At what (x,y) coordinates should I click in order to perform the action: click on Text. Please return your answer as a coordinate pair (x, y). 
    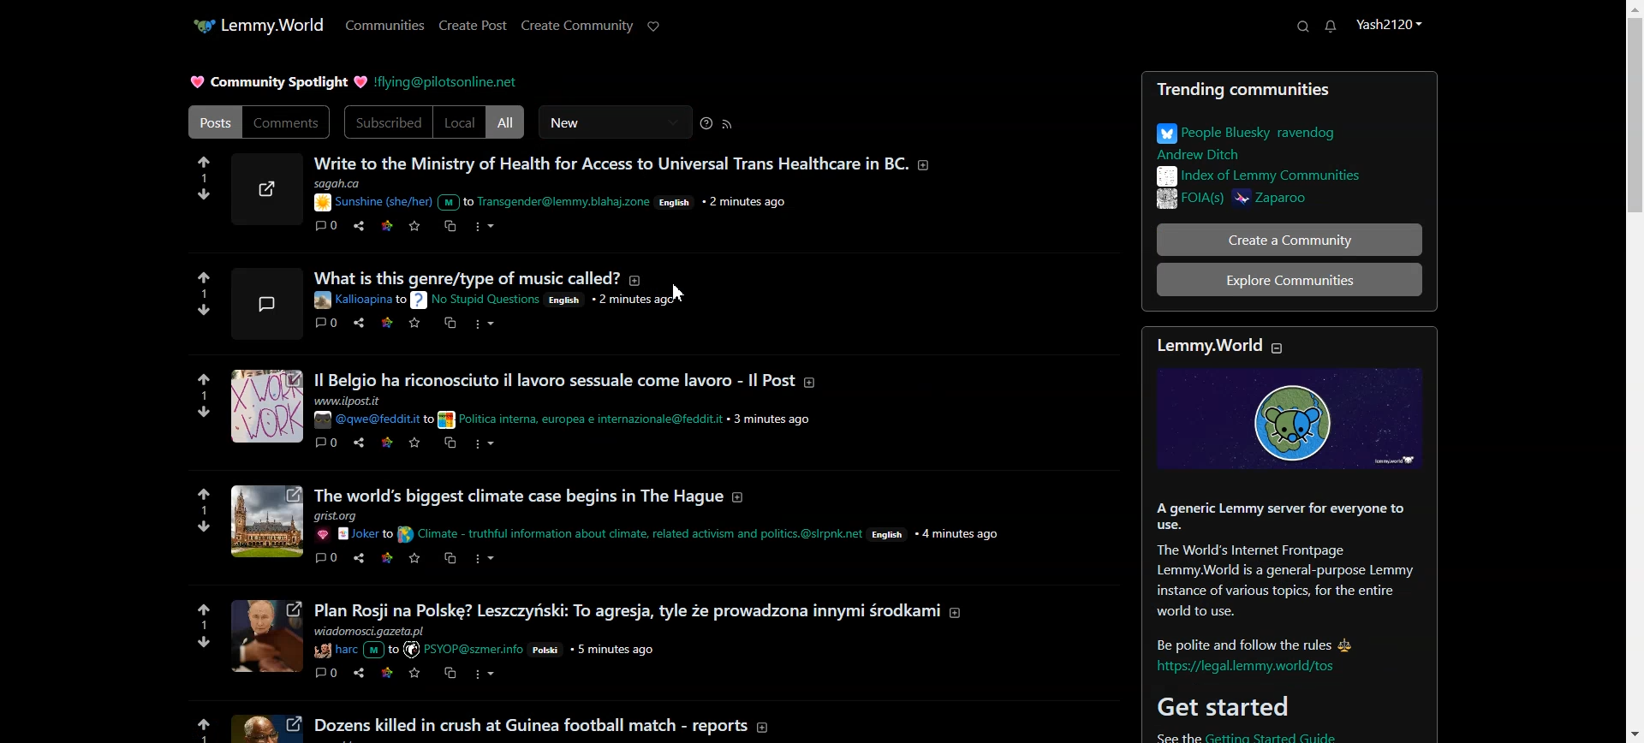
    Looking at the image, I should click on (1284, 175).